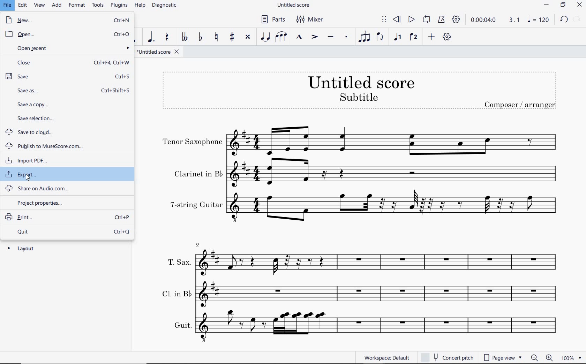 This screenshot has width=586, height=364. What do you see at coordinates (360, 327) in the screenshot?
I see `Guit.` at bounding box center [360, 327].